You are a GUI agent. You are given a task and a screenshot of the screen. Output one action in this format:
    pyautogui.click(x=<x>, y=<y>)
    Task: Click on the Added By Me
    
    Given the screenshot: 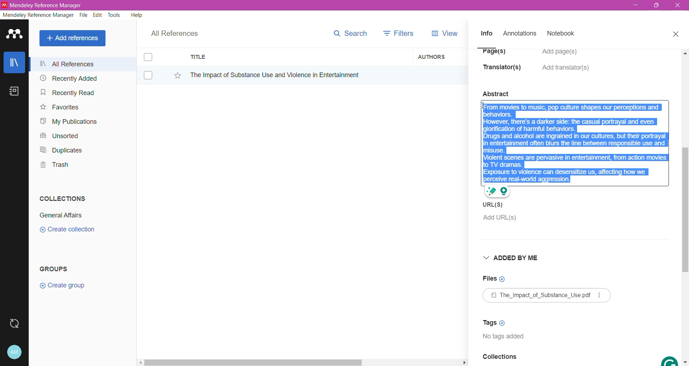 What is the action you would take?
    pyautogui.click(x=514, y=259)
    